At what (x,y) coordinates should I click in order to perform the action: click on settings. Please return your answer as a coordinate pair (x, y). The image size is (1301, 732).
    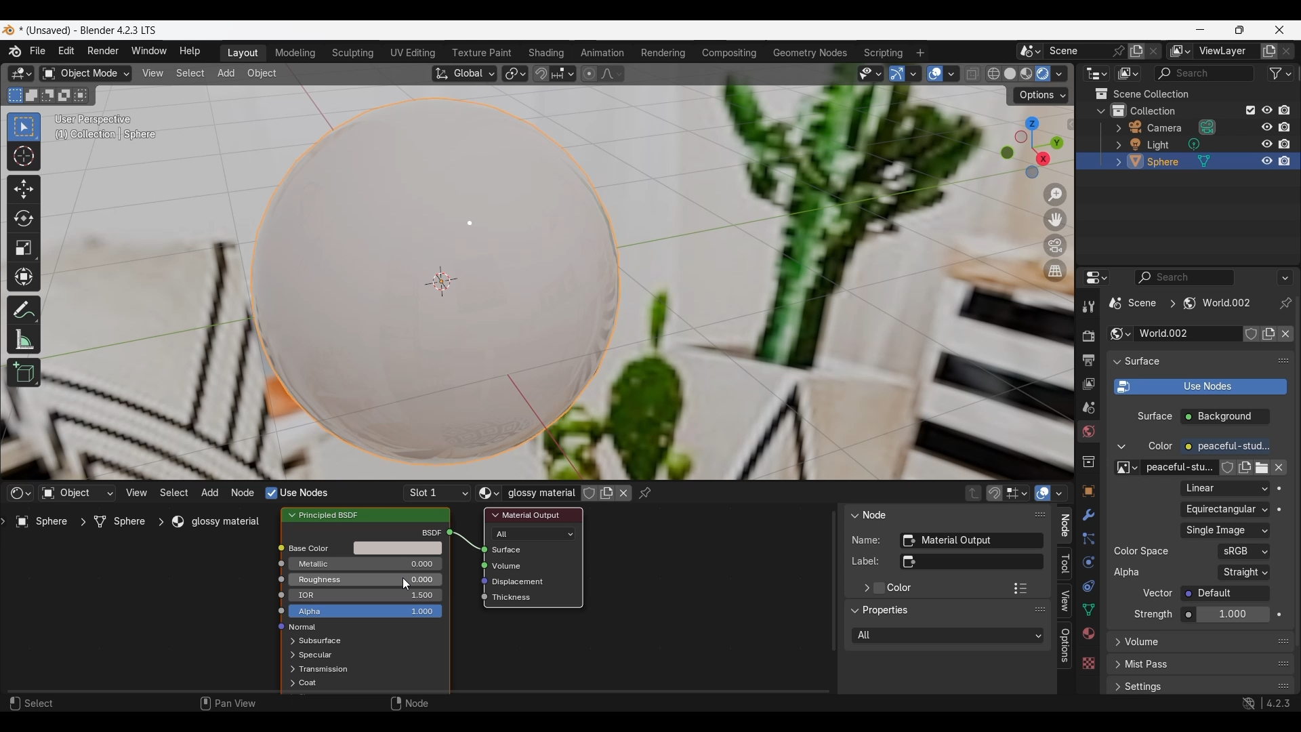
    Looking at the image, I should click on (1147, 687).